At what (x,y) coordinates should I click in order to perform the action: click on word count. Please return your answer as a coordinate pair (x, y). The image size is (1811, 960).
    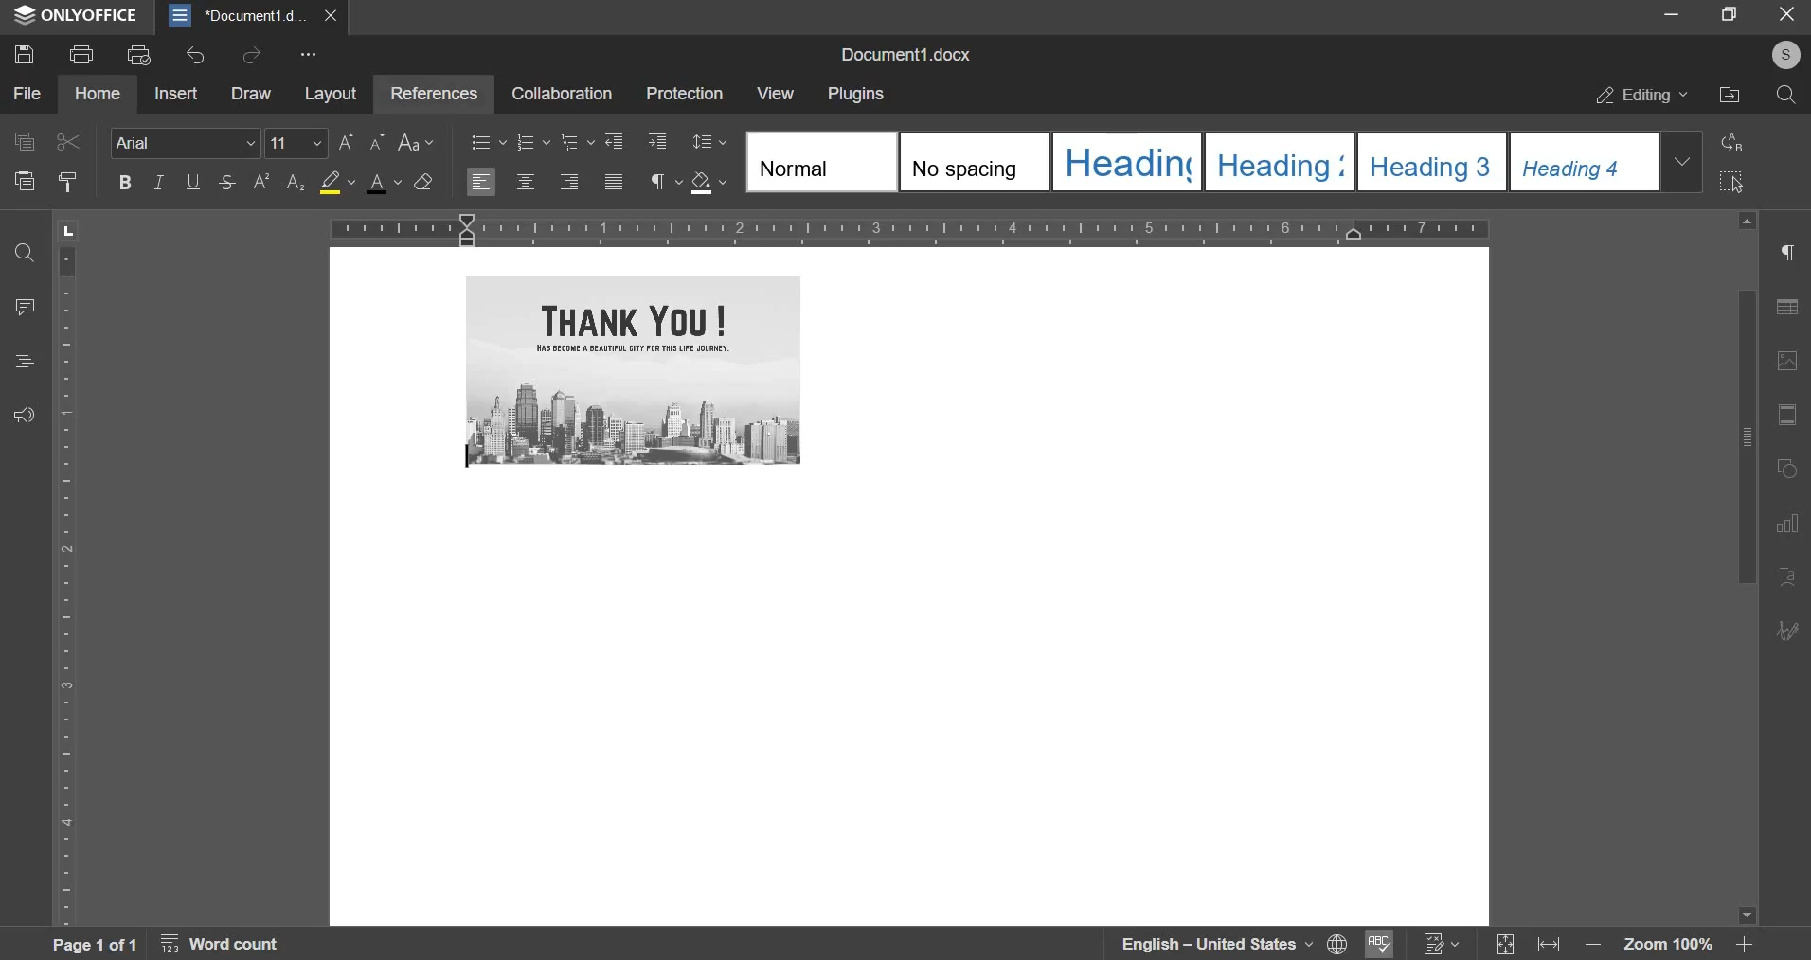
    Looking at the image, I should click on (231, 947).